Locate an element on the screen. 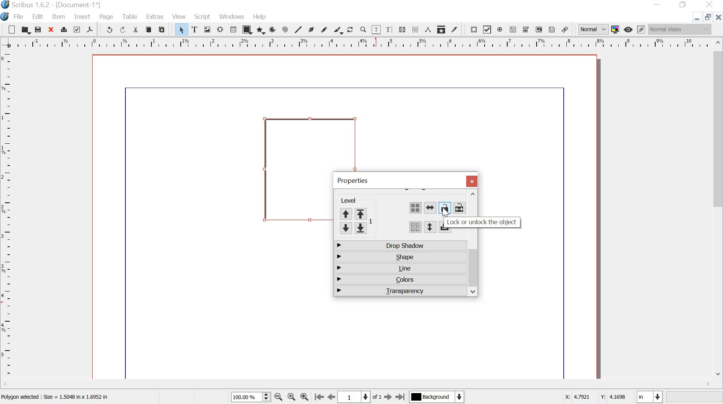  insert is located at coordinates (82, 17).